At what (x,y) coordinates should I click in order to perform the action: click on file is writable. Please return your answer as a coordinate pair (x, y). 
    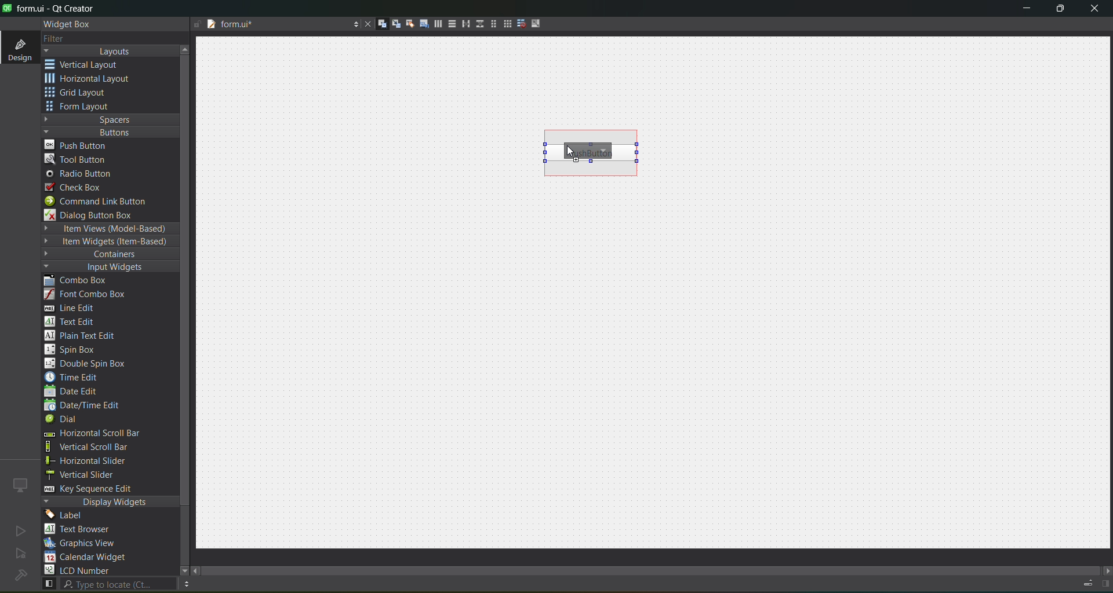
    Looking at the image, I should click on (197, 25).